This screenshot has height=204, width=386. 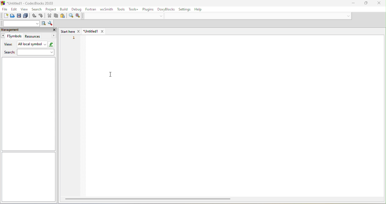 I want to click on show option window, so click(x=50, y=24).